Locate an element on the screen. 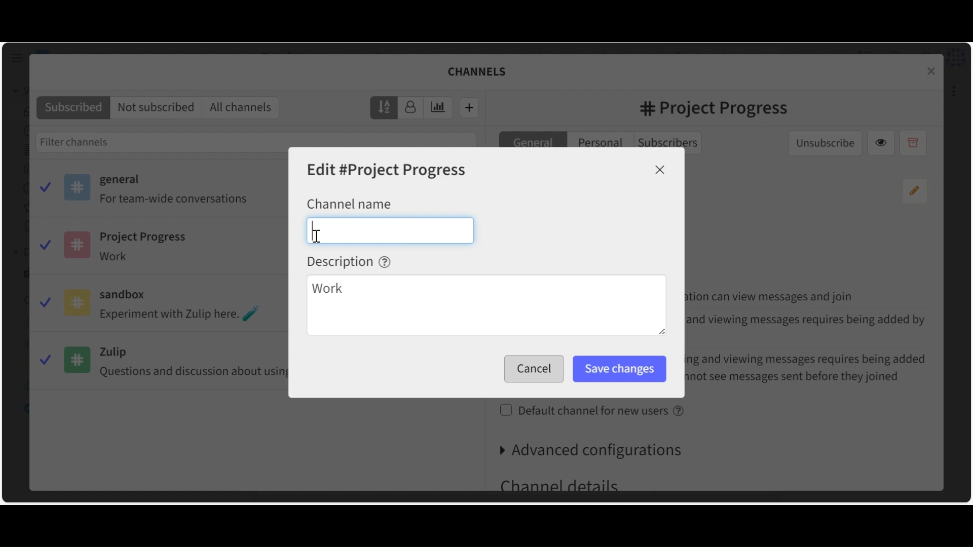 This screenshot has height=547, width=973. Channel Name is located at coordinates (349, 203).